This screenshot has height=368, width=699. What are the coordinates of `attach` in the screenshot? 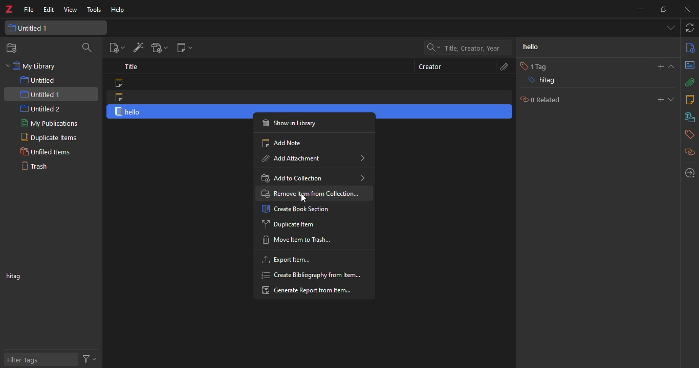 It's located at (500, 68).